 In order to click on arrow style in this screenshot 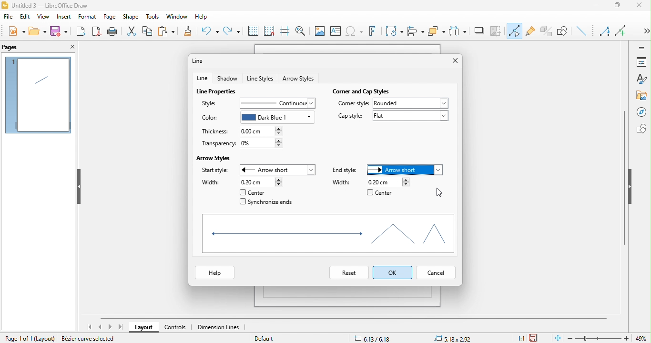, I will do `click(407, 170)`.